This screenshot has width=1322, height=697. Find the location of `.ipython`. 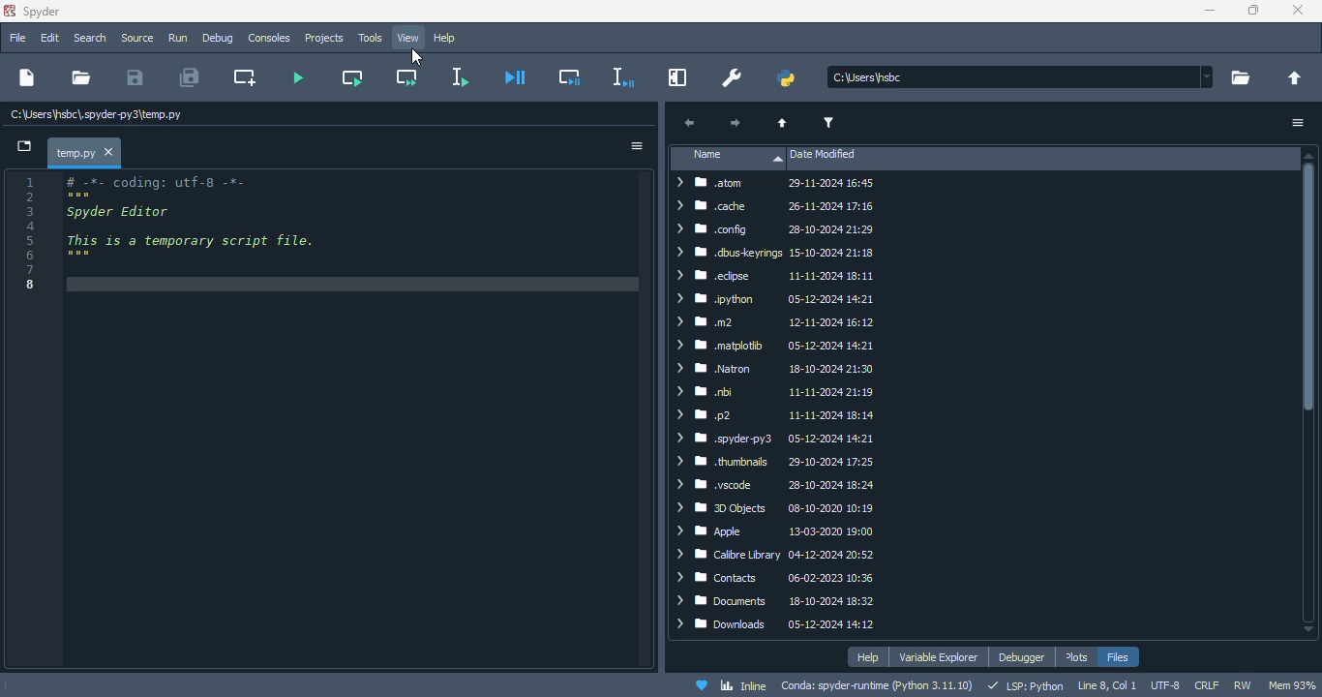

.ipython is located at coordinates (775, 300).